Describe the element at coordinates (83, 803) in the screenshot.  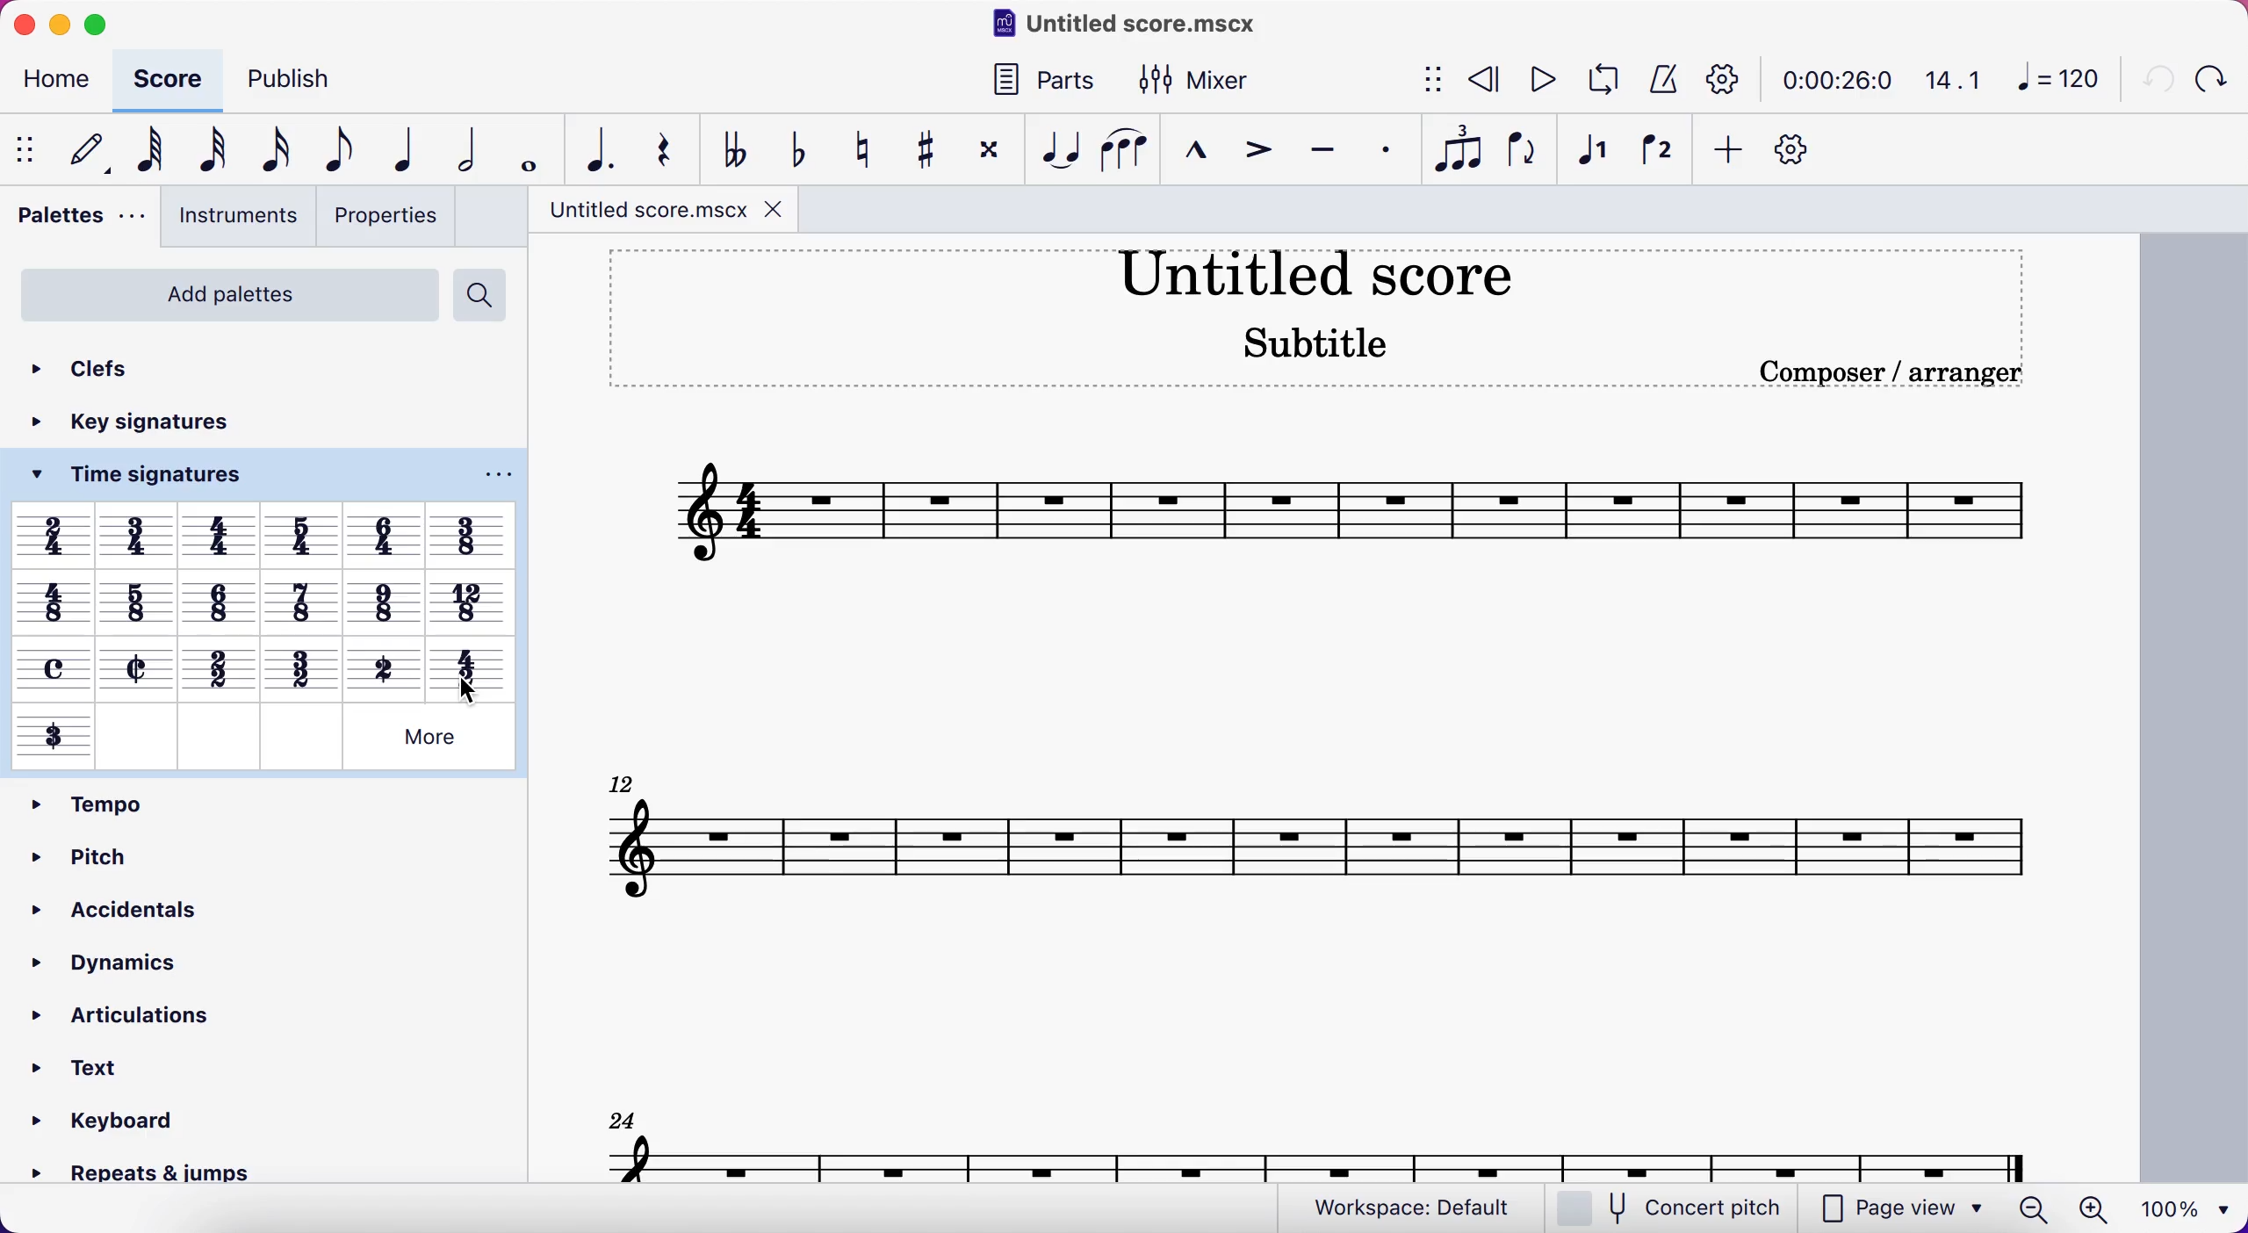
I see `tempo` at that location.